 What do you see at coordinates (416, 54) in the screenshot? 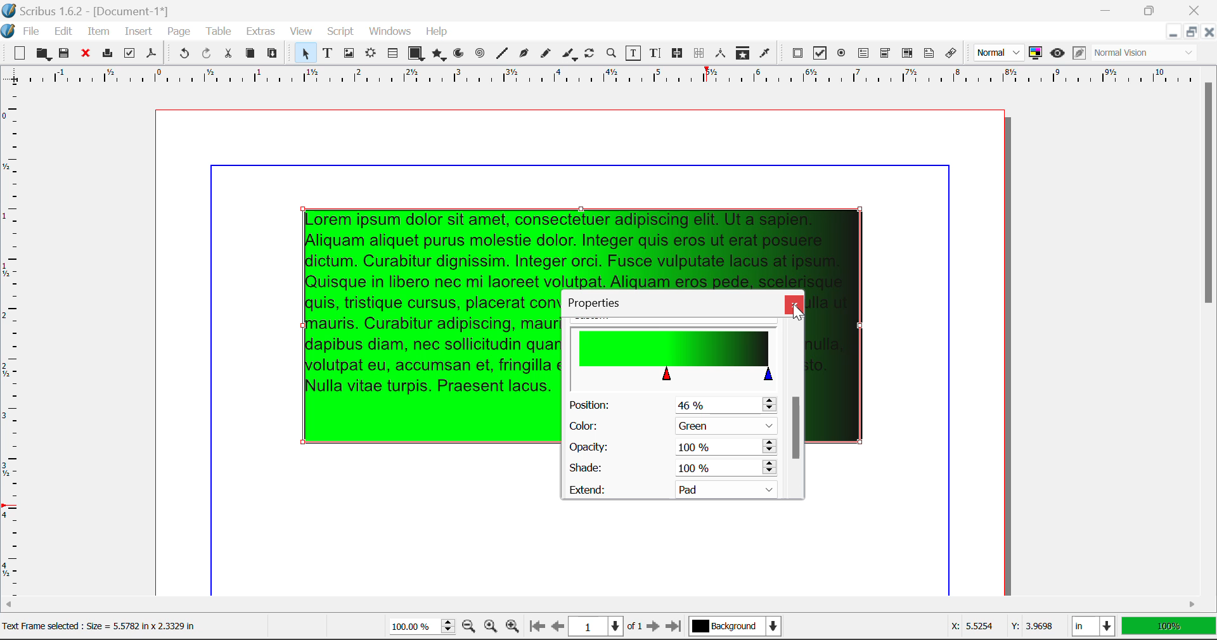
I see `Shapes` at bounding box center [416, 54].